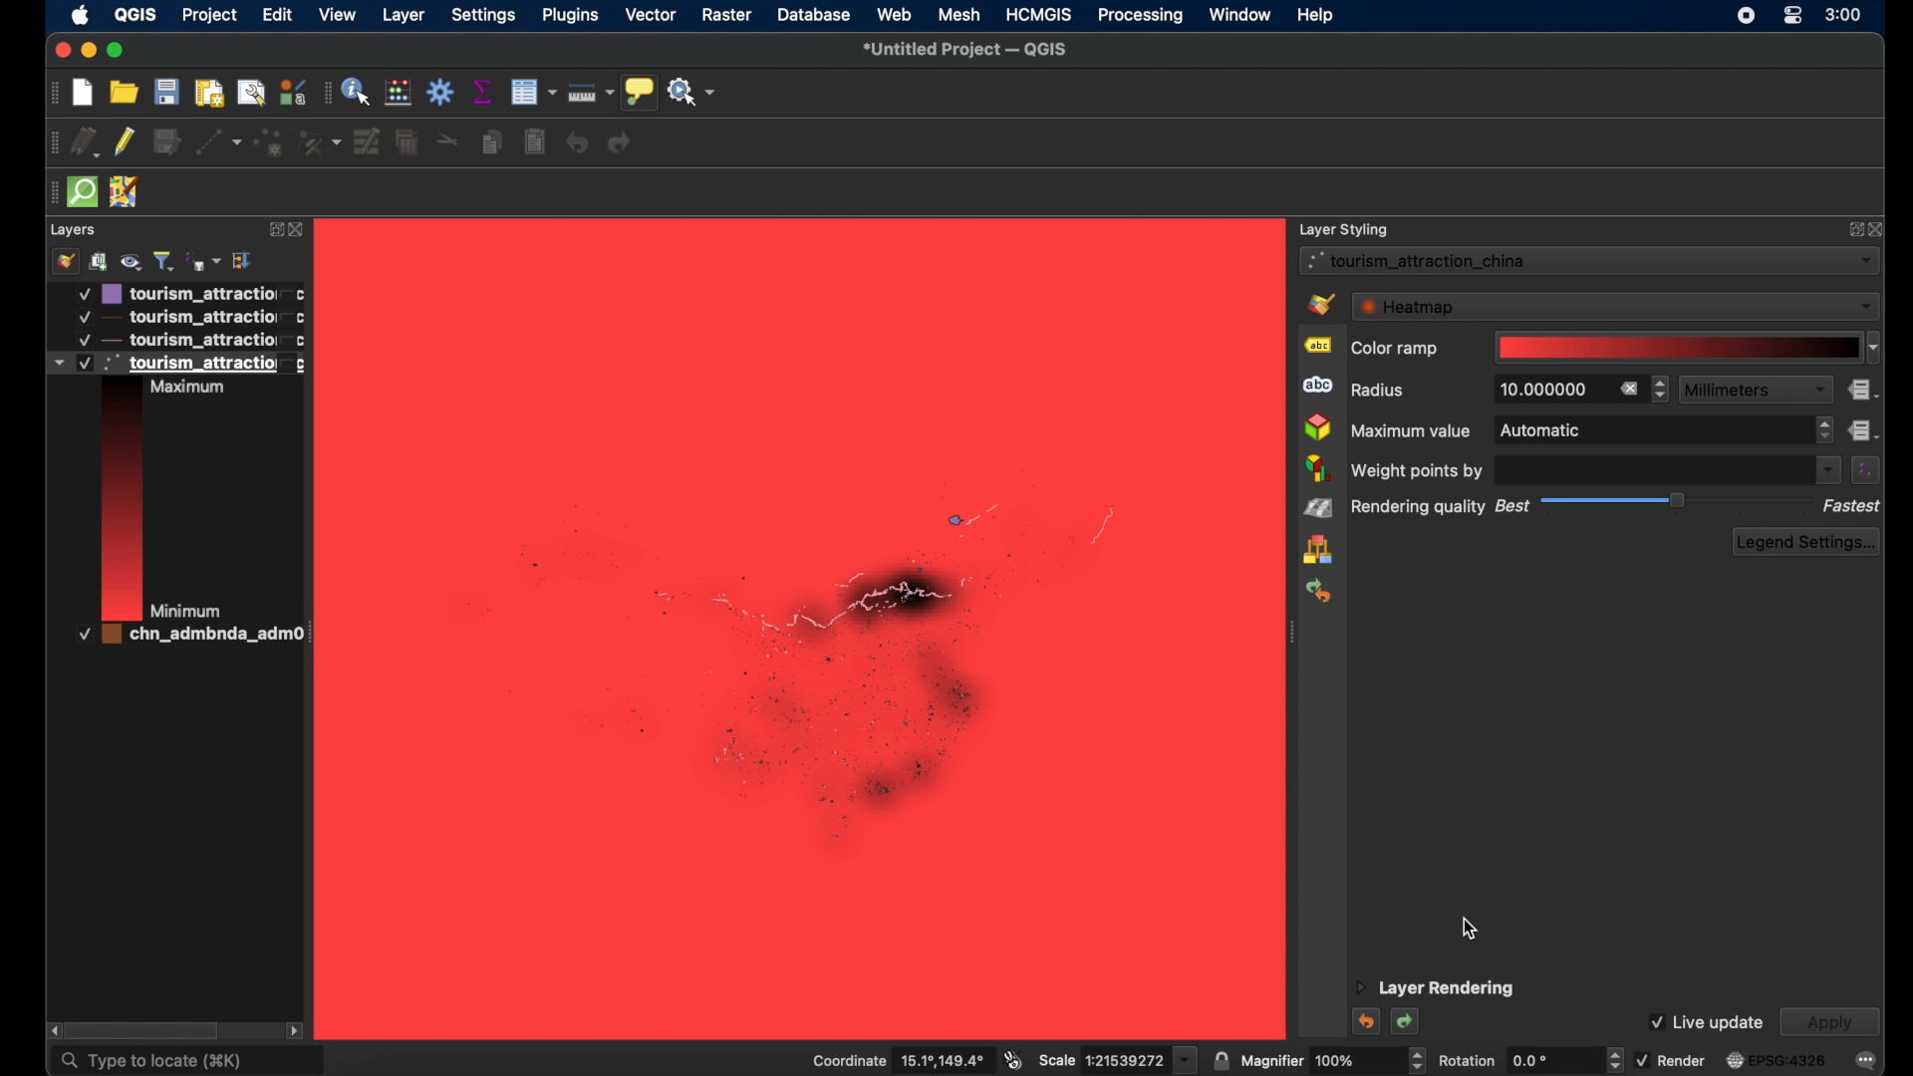 This screenshot has height=1076, width=1913. What do you see at coordinates (210, 94) in the screenshot?
I see `print layout` at bounding box center [210, 94].